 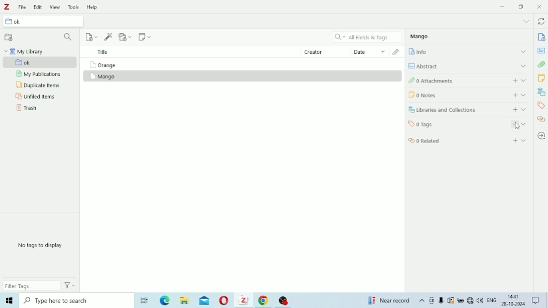 I want to click on Logo, so click(x=7, y=8).